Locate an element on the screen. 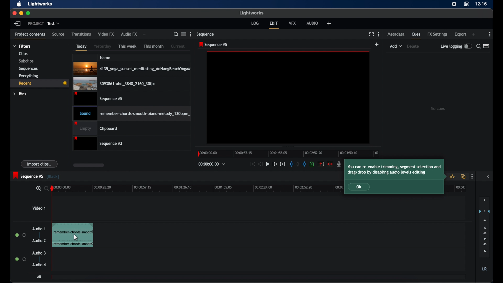 The height and width of the screenshot is (283, 503). export is located at coordinates (461, 34).